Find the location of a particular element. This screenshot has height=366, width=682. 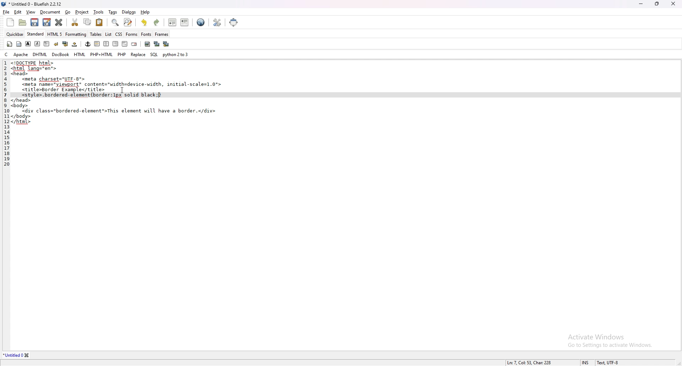

left justify is located at coordinates (97, 44).